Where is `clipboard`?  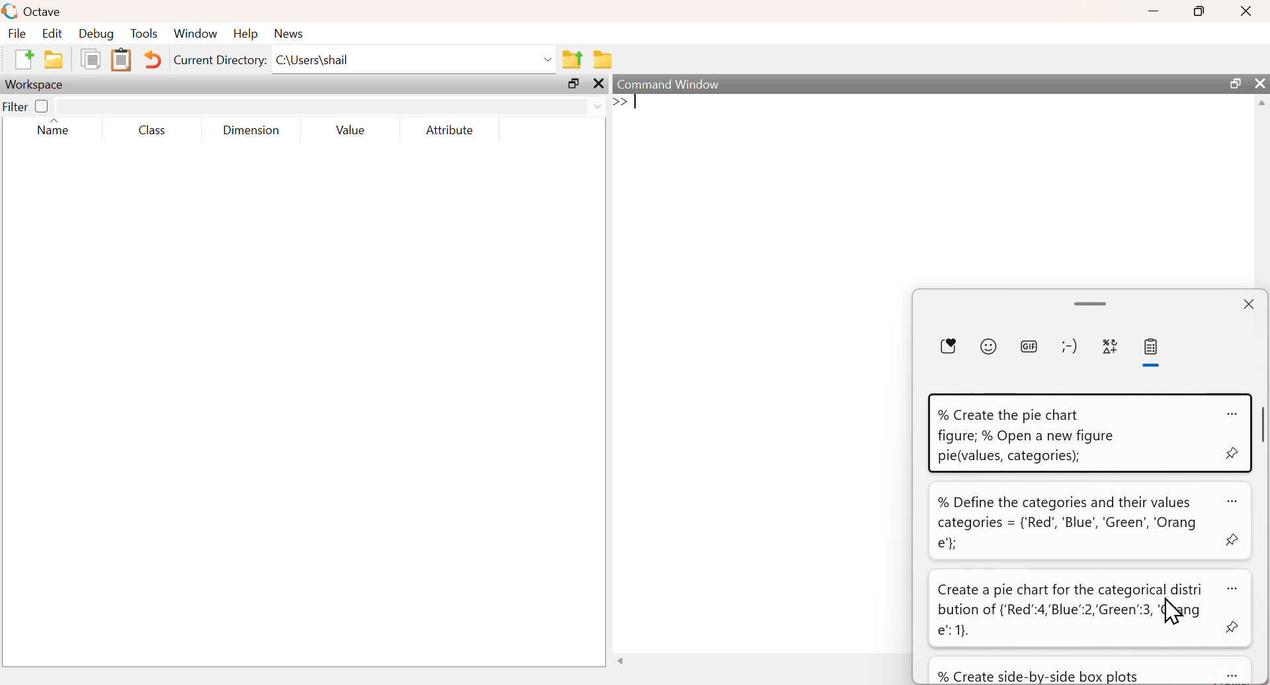
clipboard is located at coordinates (1154, 346).